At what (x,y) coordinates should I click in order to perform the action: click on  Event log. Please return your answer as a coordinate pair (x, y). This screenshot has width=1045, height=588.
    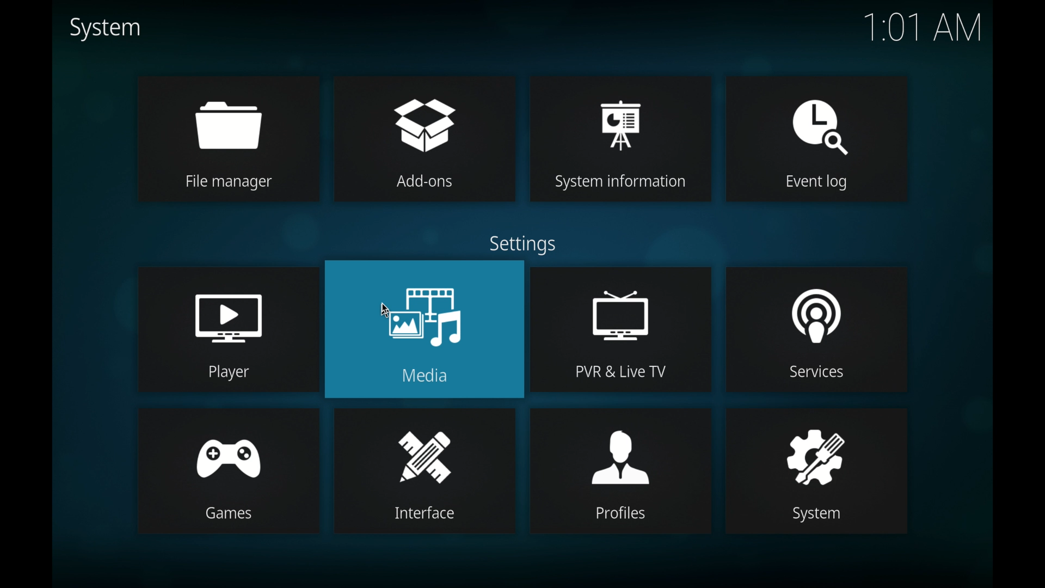
    Looking at the image, I should click on (812, 183).